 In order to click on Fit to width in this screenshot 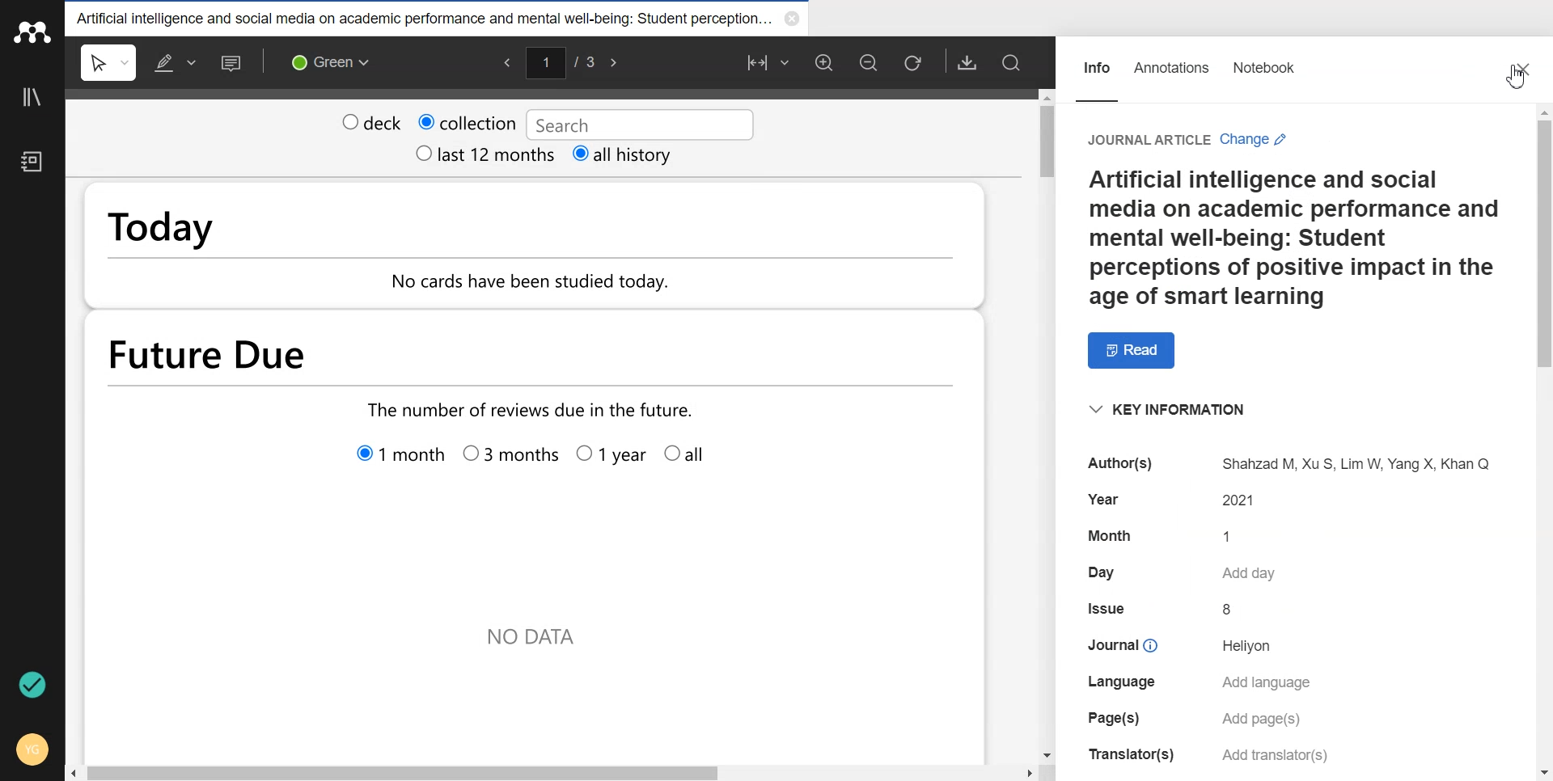, I will do `click(766, 62)`.